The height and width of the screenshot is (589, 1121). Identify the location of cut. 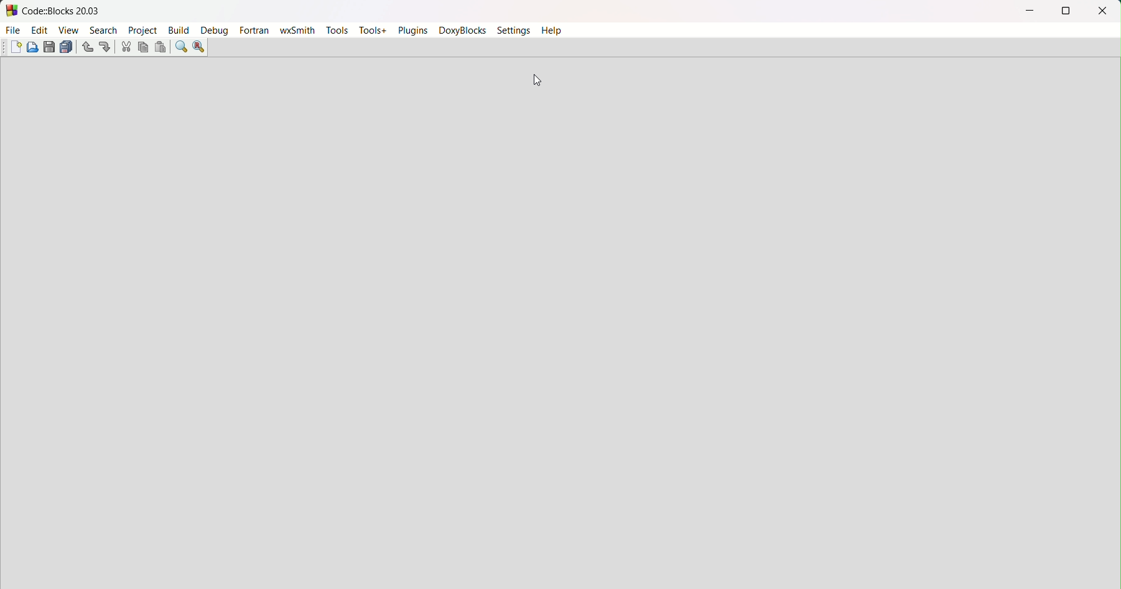
(126, 47).